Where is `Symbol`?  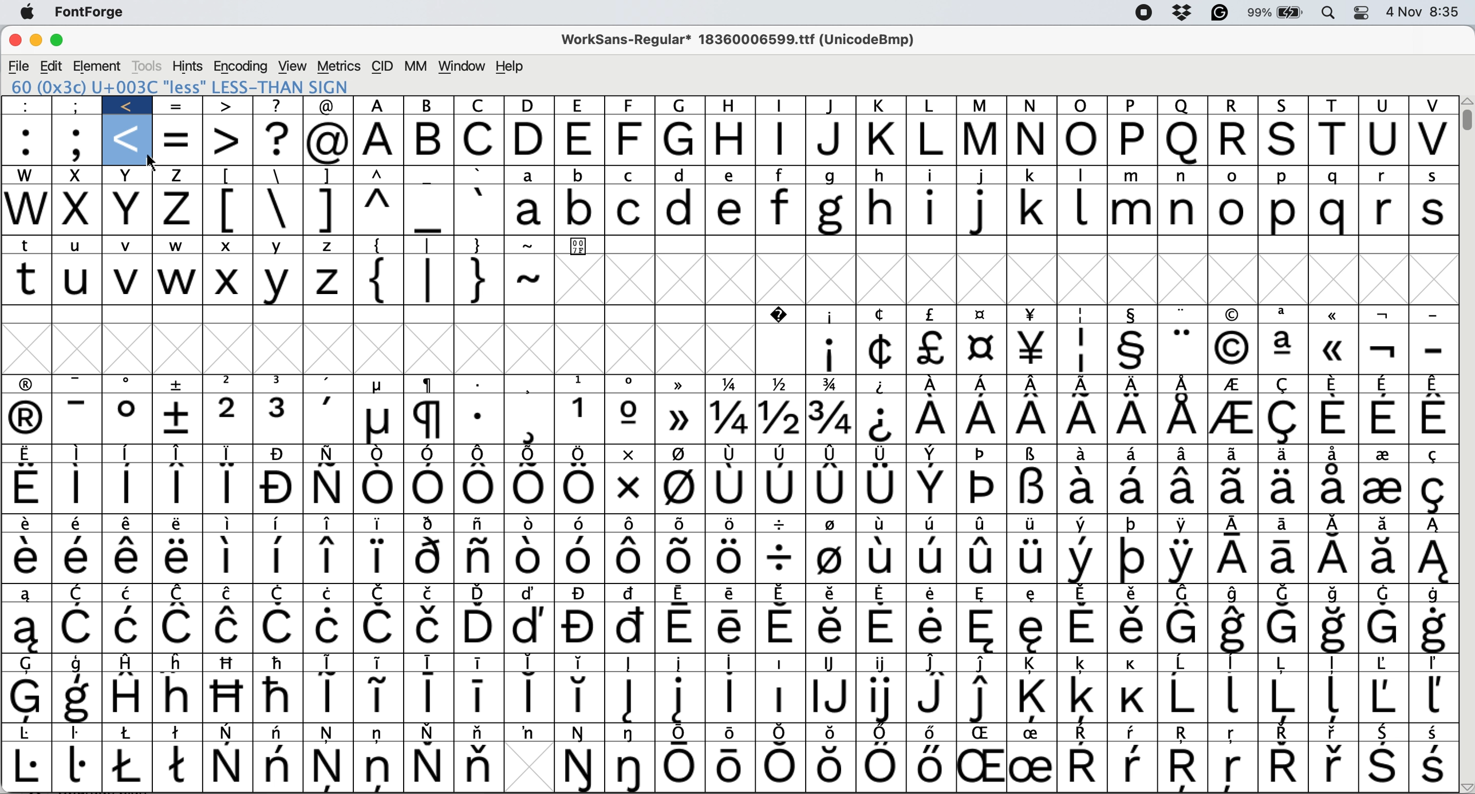 Symbol is located at coordinates (731, 768).